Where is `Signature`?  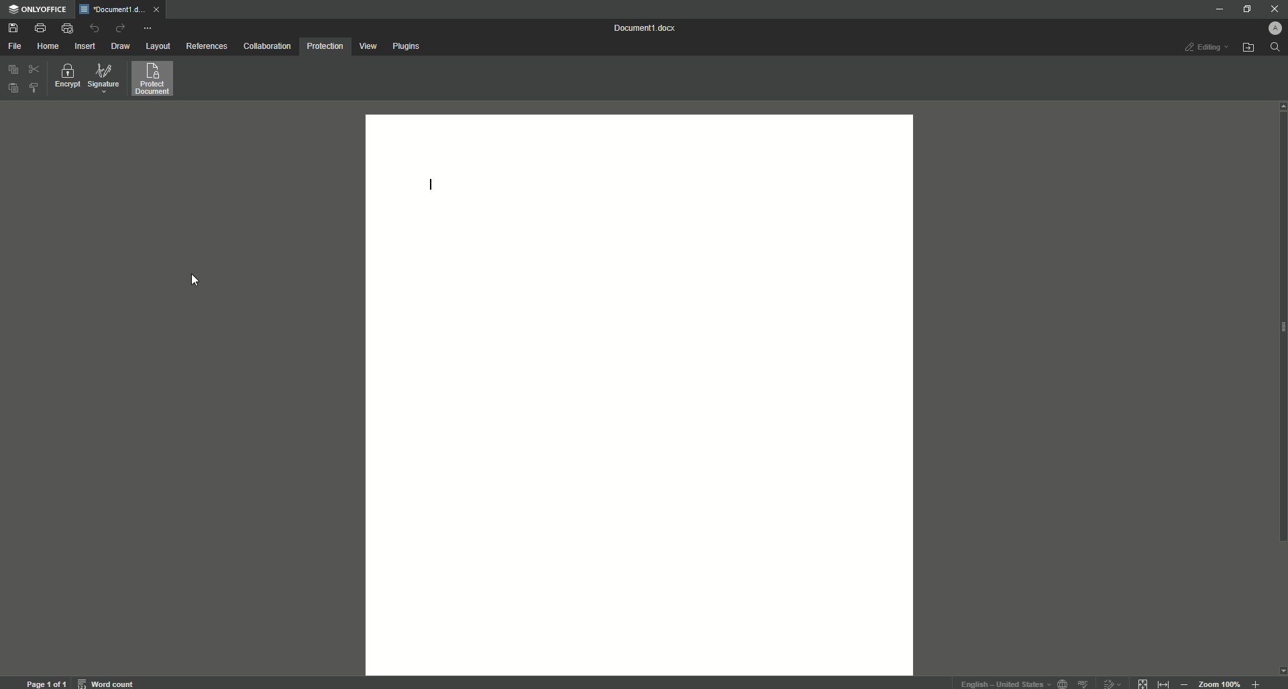 Signature is located at coordinates (105, 79).